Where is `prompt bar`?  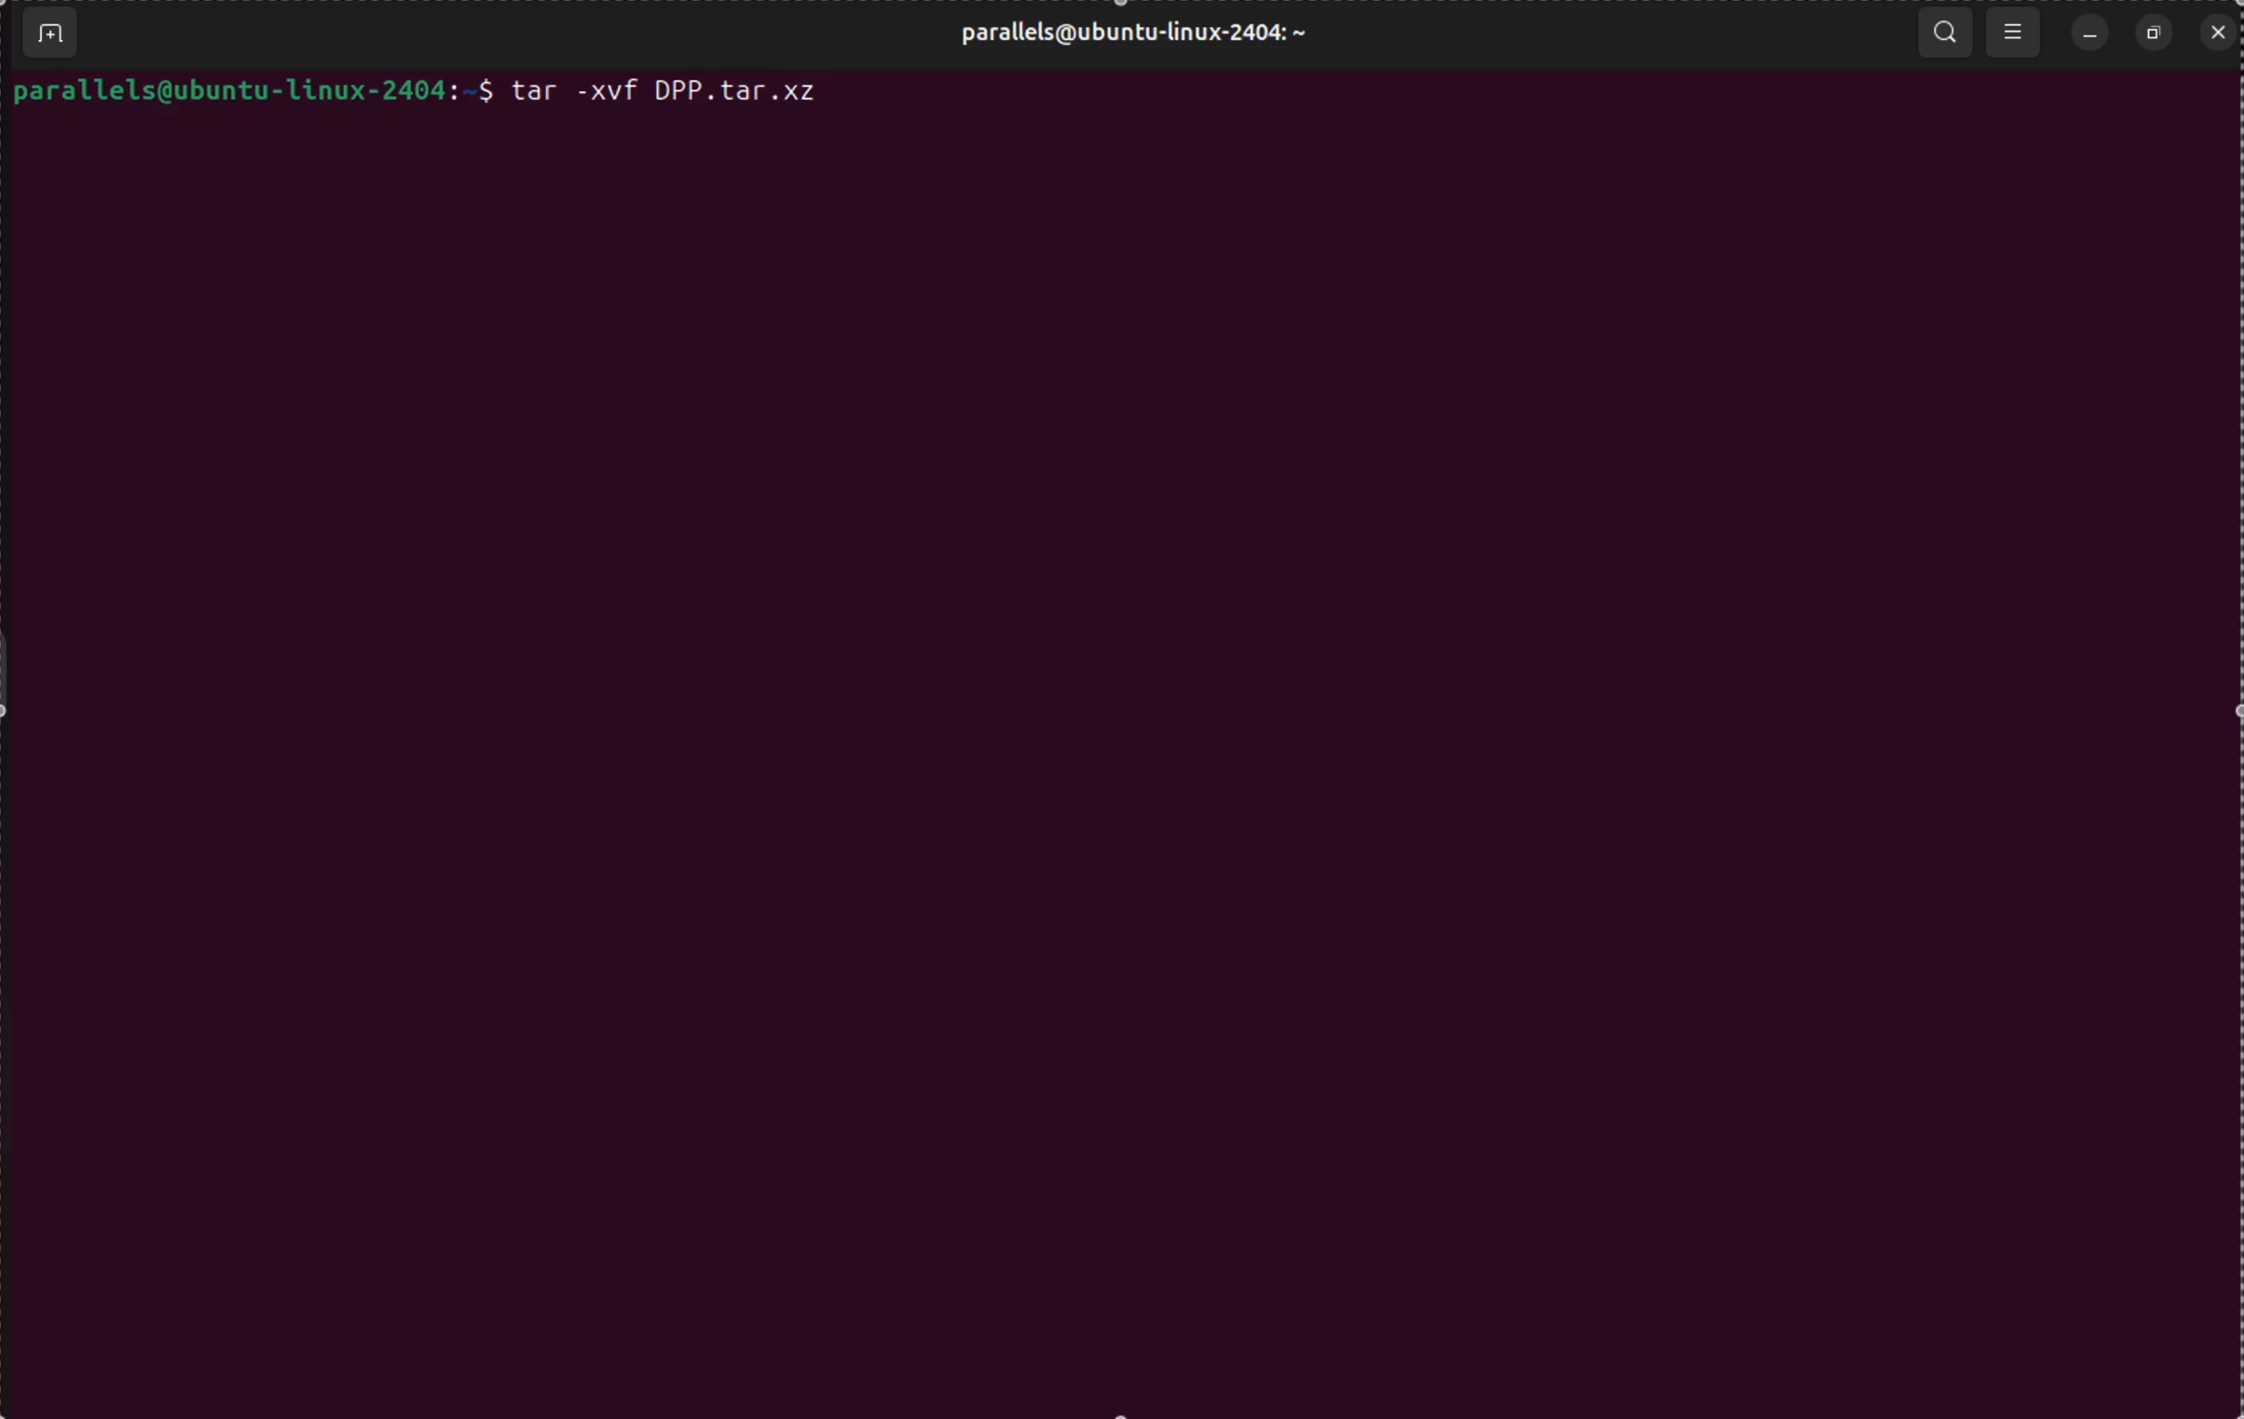 prompt bar is located at coordinates (254, 91).